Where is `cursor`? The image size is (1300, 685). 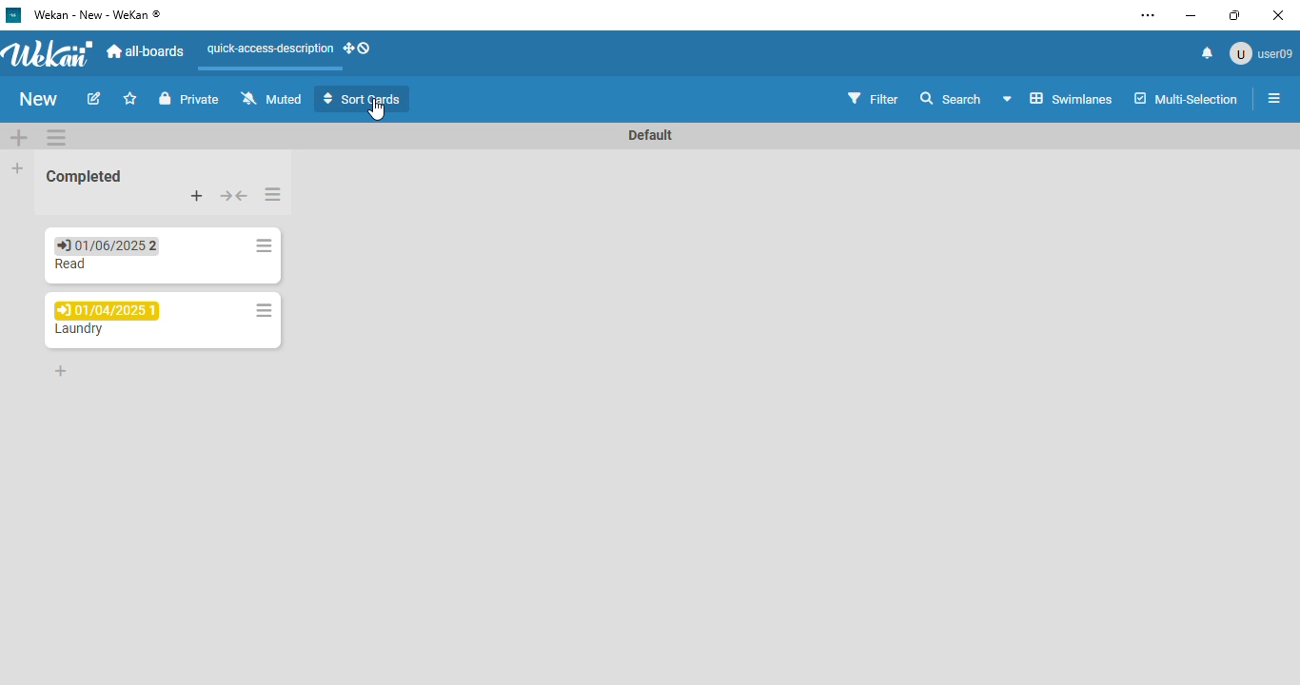
cursor is located at coordinates (376, 110).